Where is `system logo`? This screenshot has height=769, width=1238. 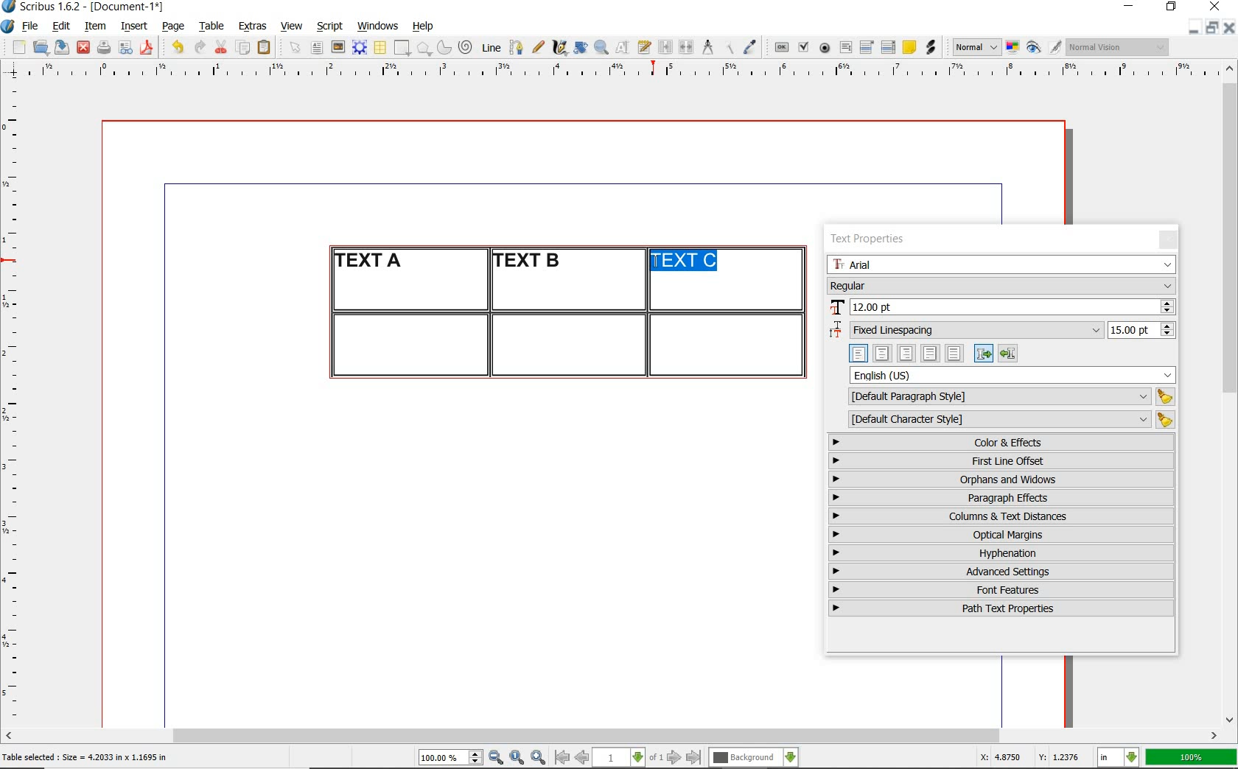
system logo is located at coordinates (9, 27).